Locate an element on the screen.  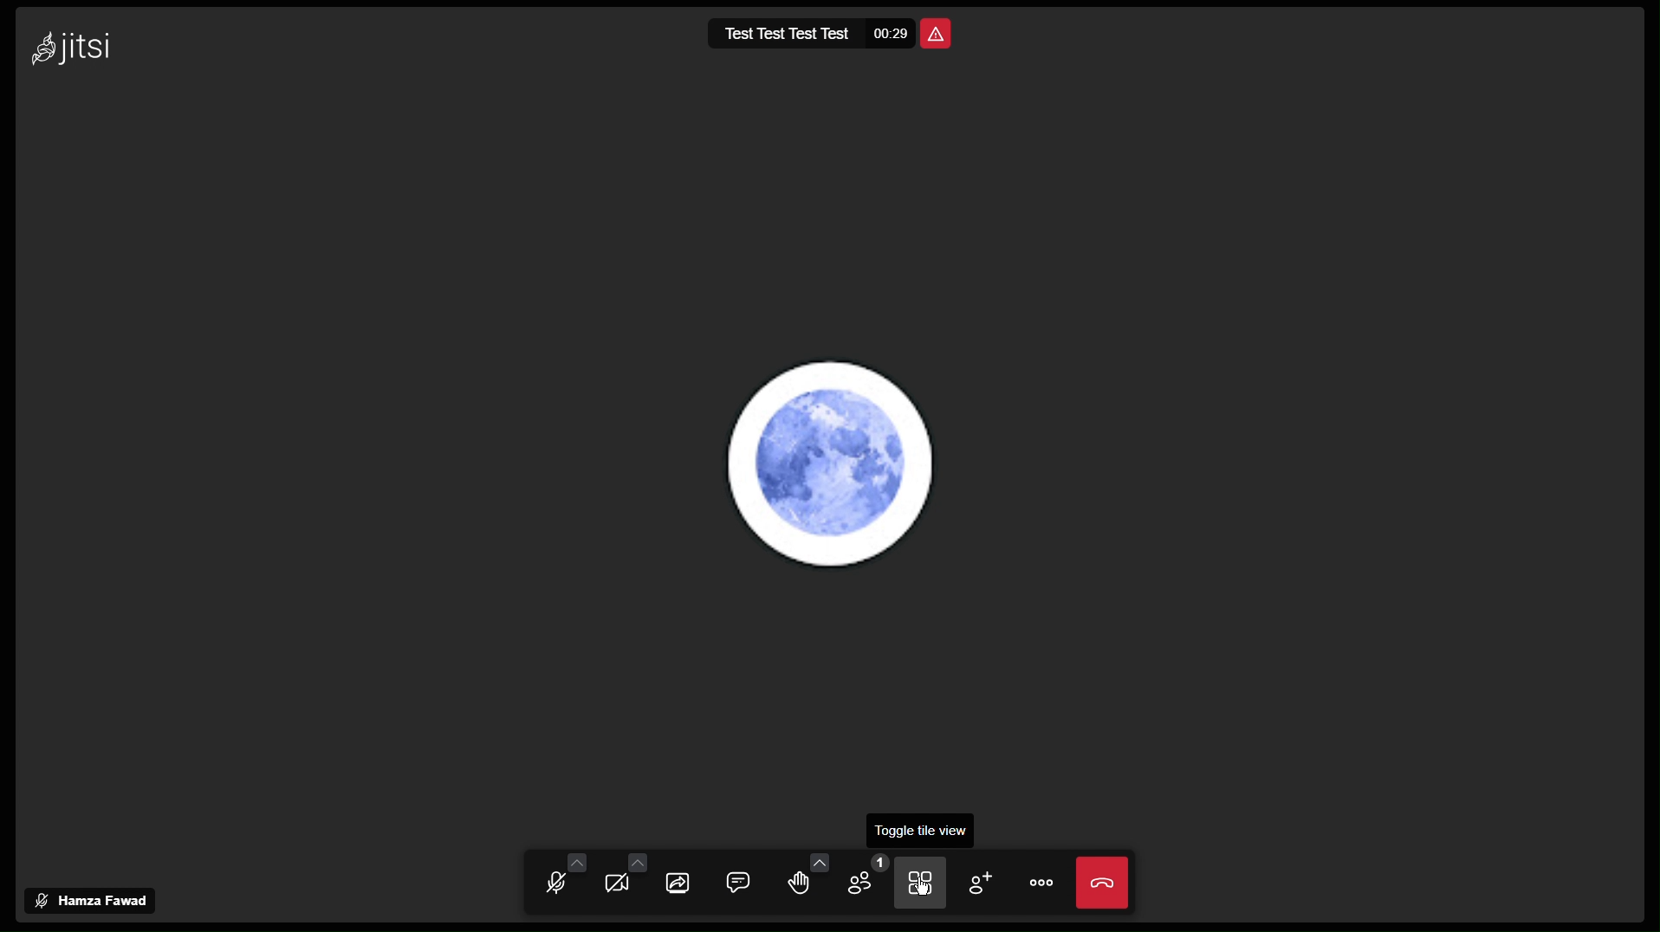
Audio is located at coordinates (562, 882).